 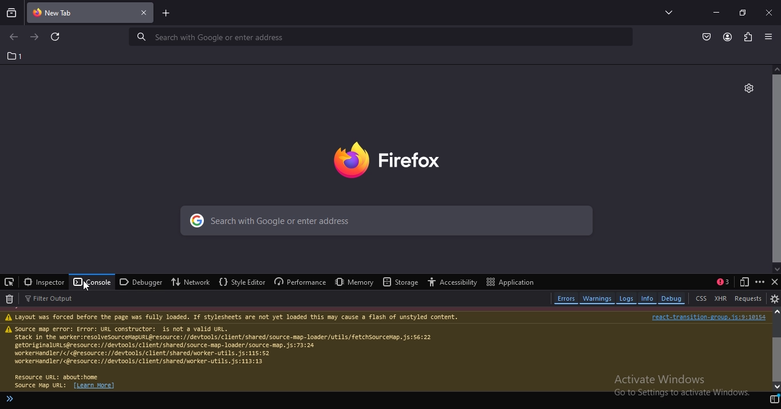 I want to click on console settings, so click(x=775, y=298).